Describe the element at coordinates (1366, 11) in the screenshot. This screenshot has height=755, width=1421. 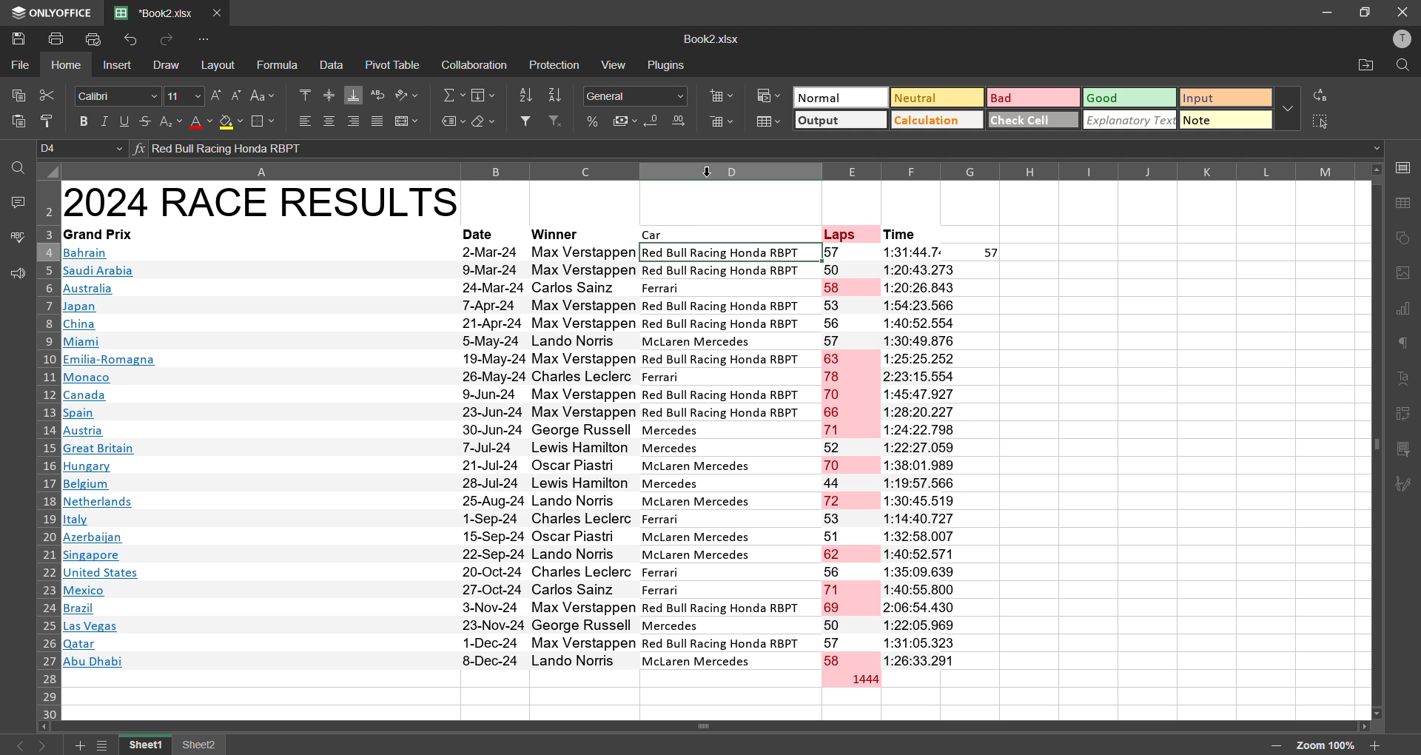
I see `maximize` at that location.